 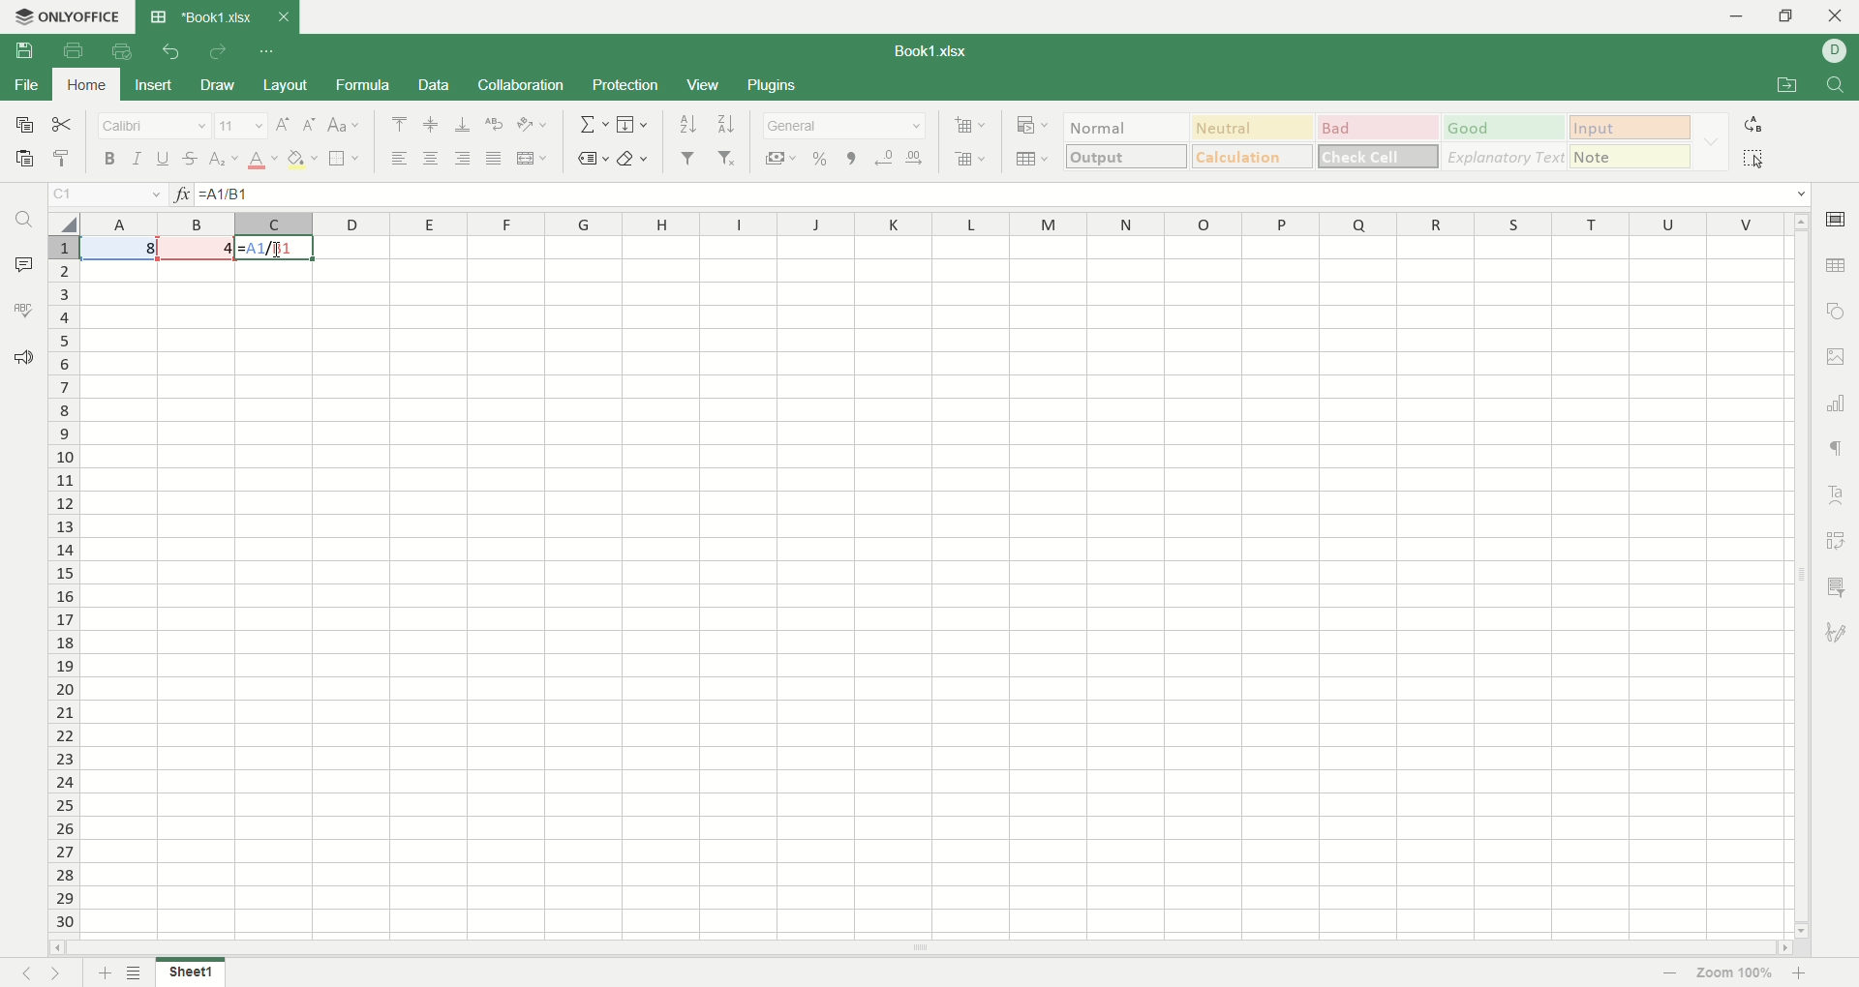 I want to click on align bottom, so click(x=463, y=124).